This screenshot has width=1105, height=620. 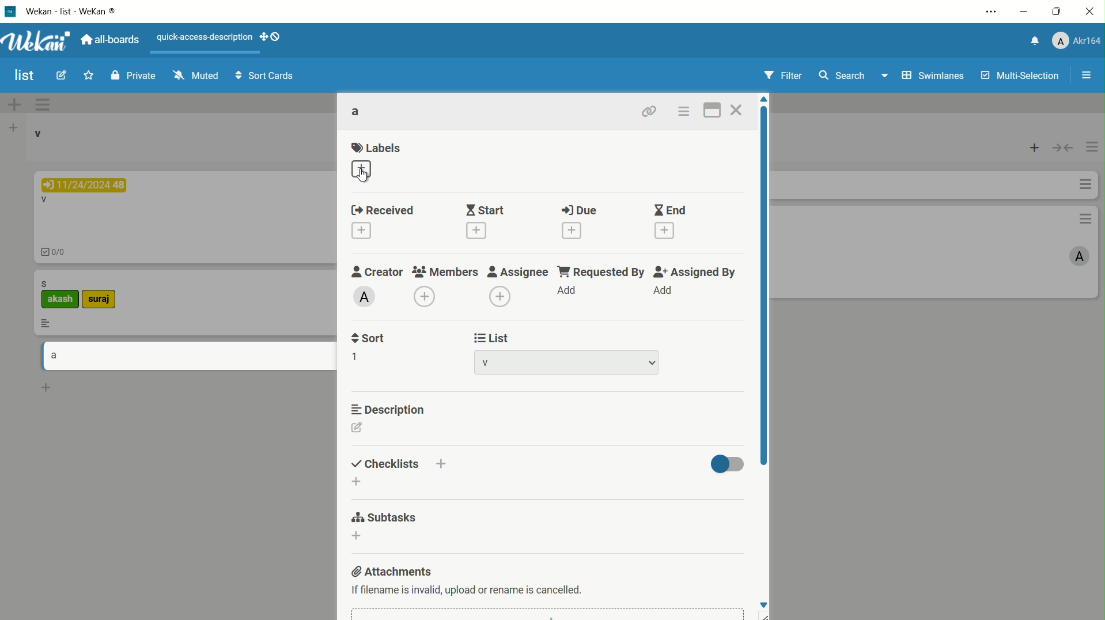 I want to click on swimlanes, so click(x=919, y=75).